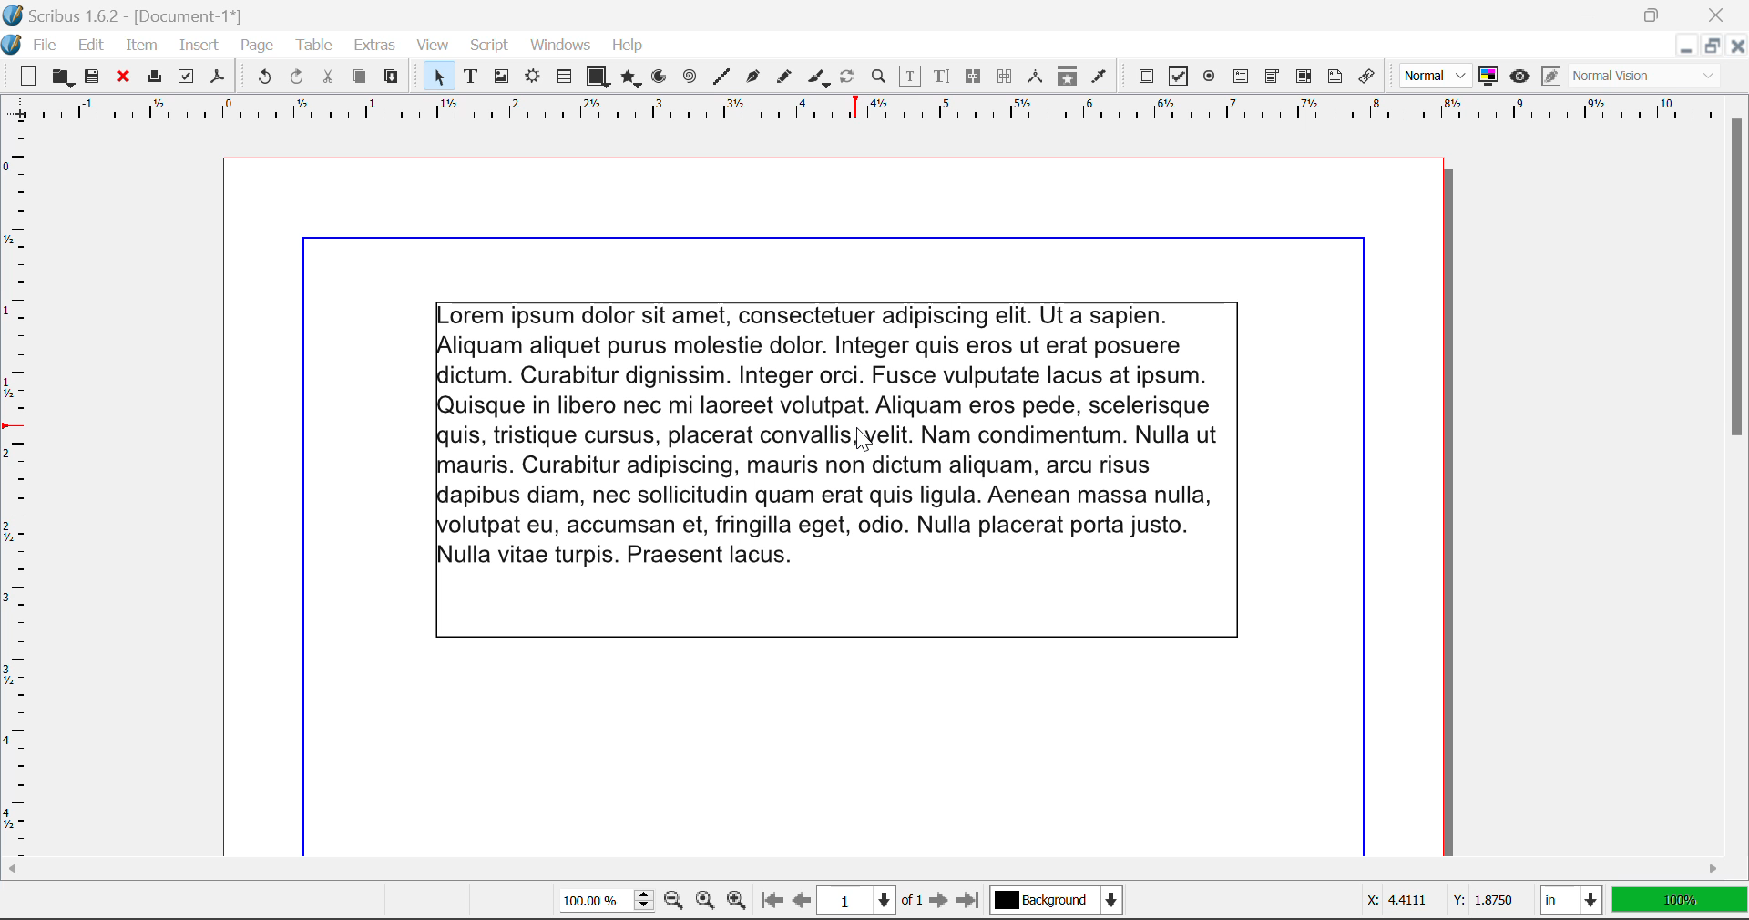  Describe the element at coordinates (630, 80) in the screenshot. I see `Polygons` at that location.